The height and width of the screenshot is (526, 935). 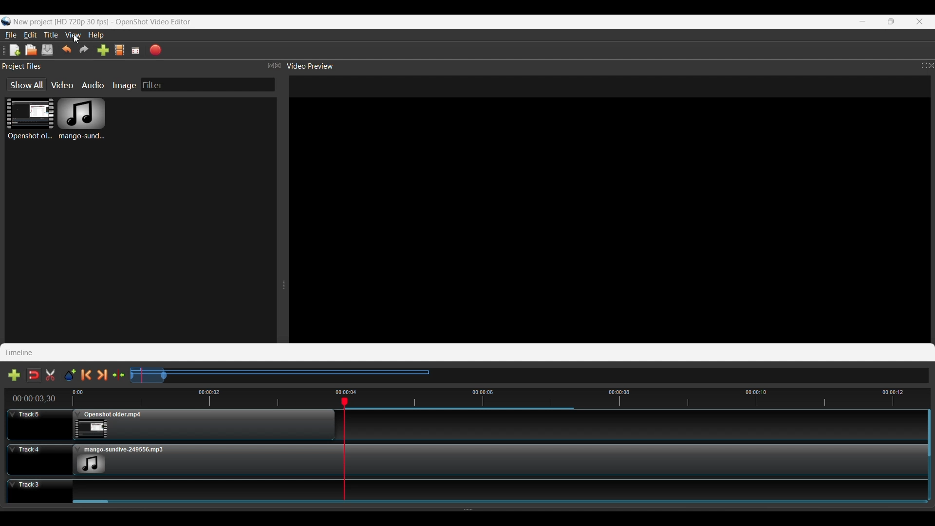 What do you see at coordinates (103, 375) in the screenshot?
I see `Next Marker` at bounding box center [103, 375].